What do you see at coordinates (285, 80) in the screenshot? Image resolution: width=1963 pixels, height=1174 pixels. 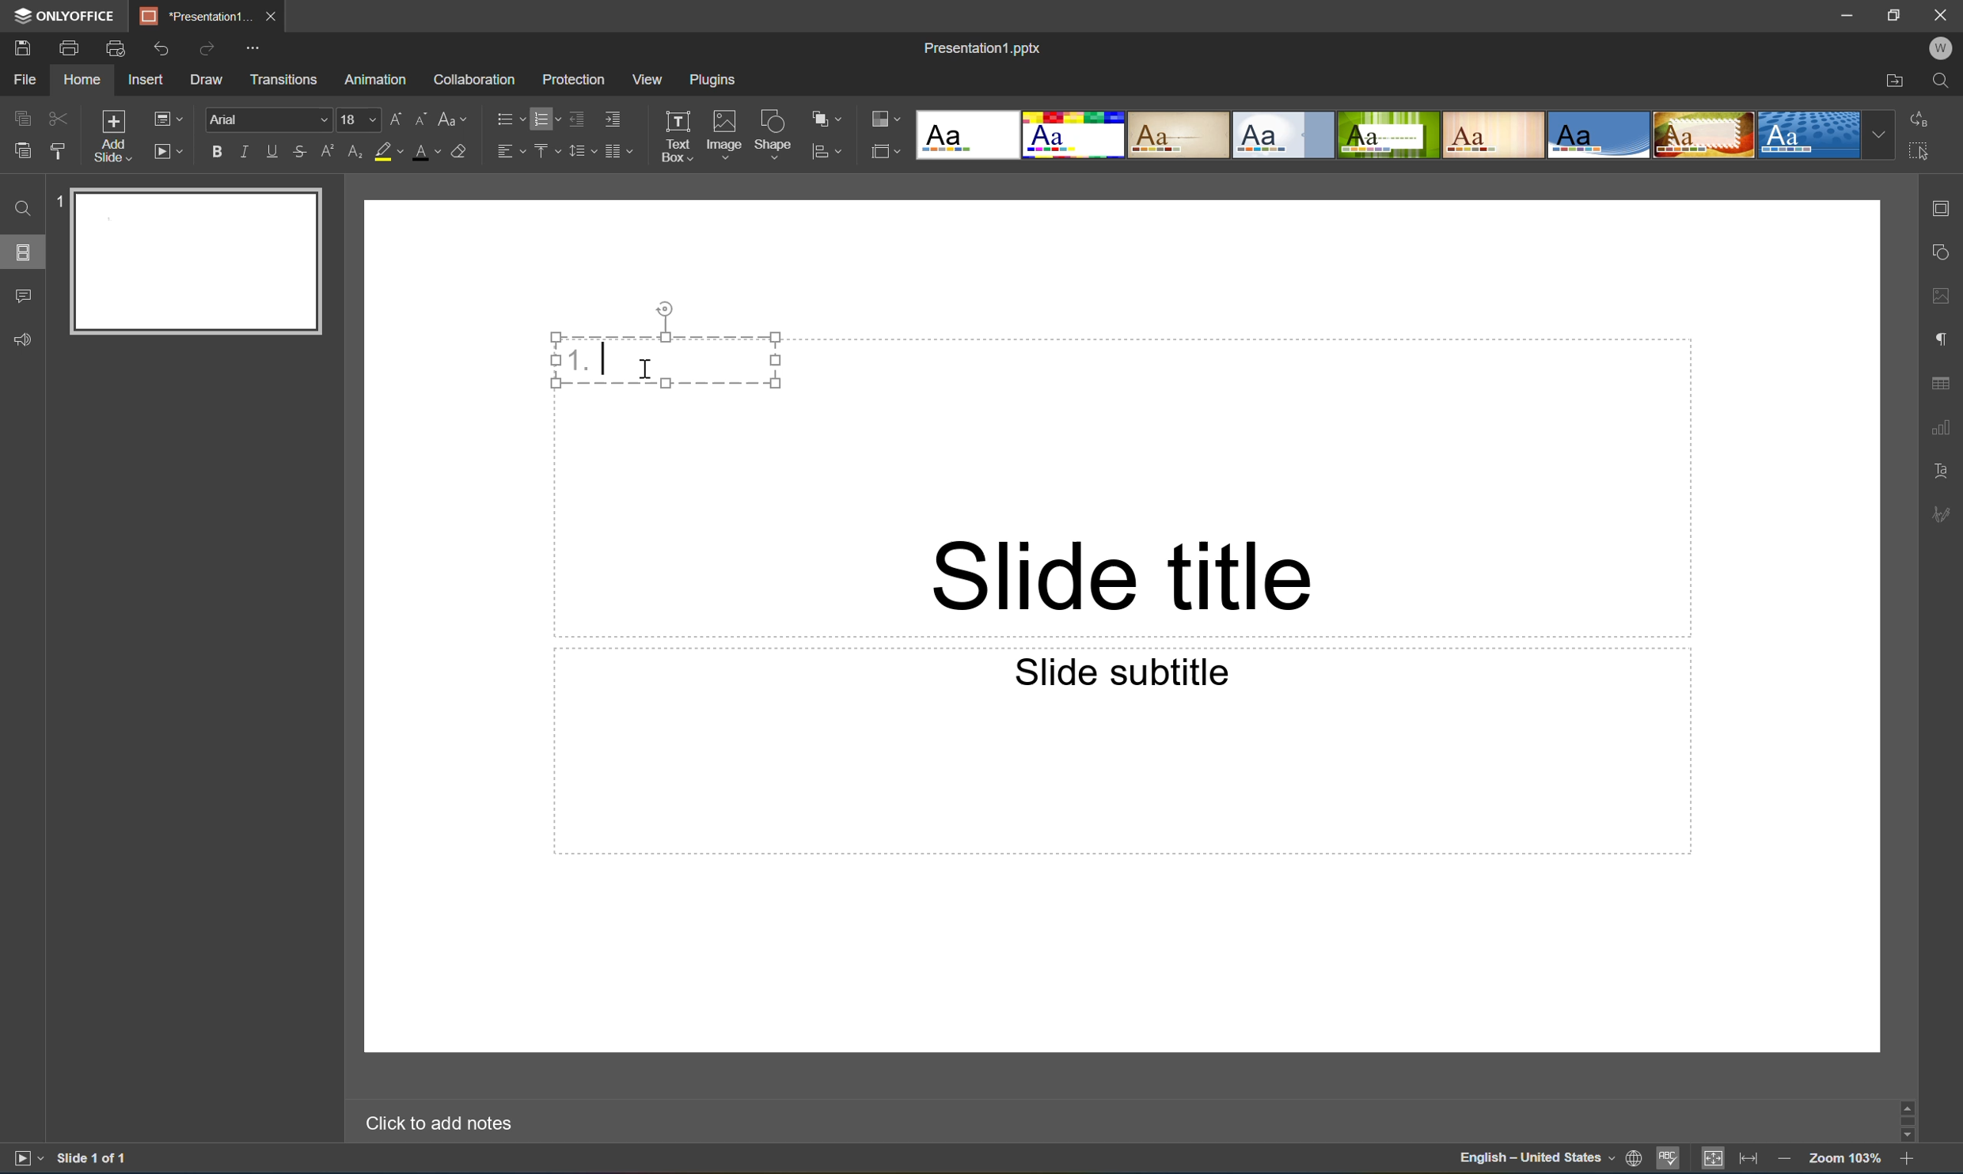 I see `Transitions` at bounding box center [285, 80].